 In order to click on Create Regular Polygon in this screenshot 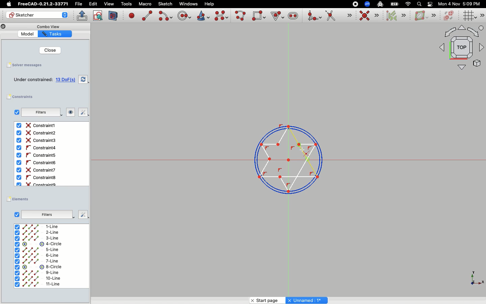, I will do `click(277, 16)`.